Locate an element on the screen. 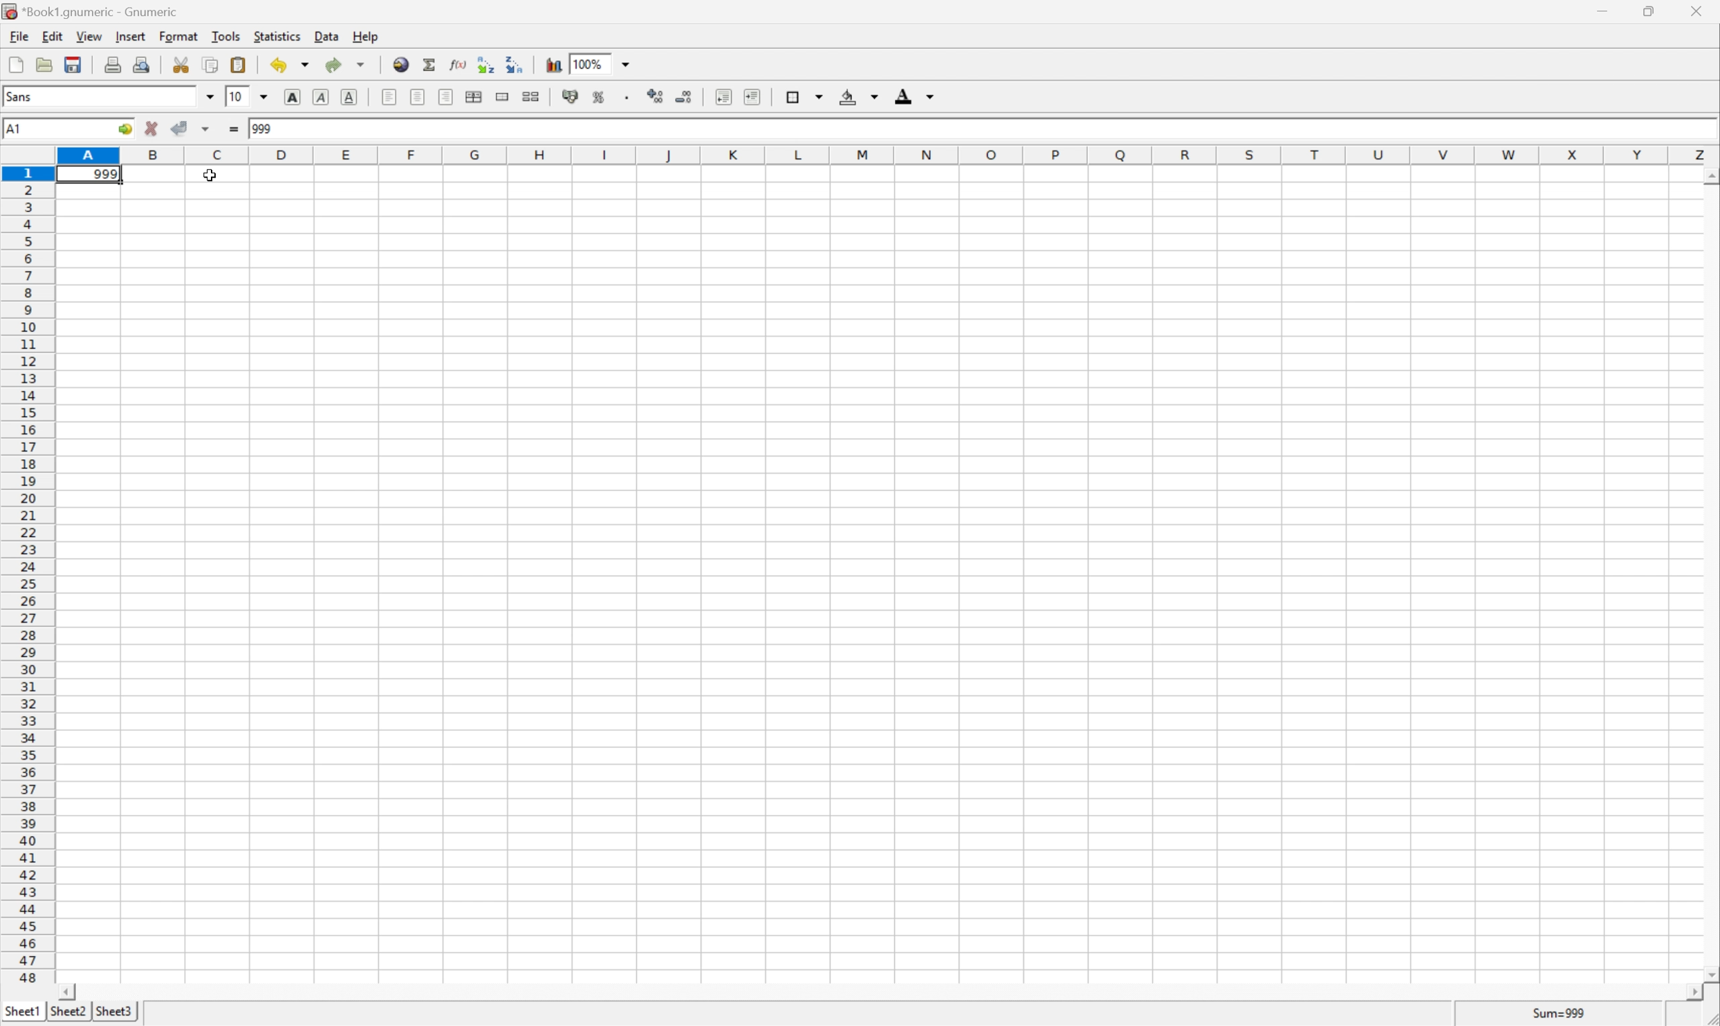 The image size is (1720, 1026). restore down is located at coordinates (1647, 13).